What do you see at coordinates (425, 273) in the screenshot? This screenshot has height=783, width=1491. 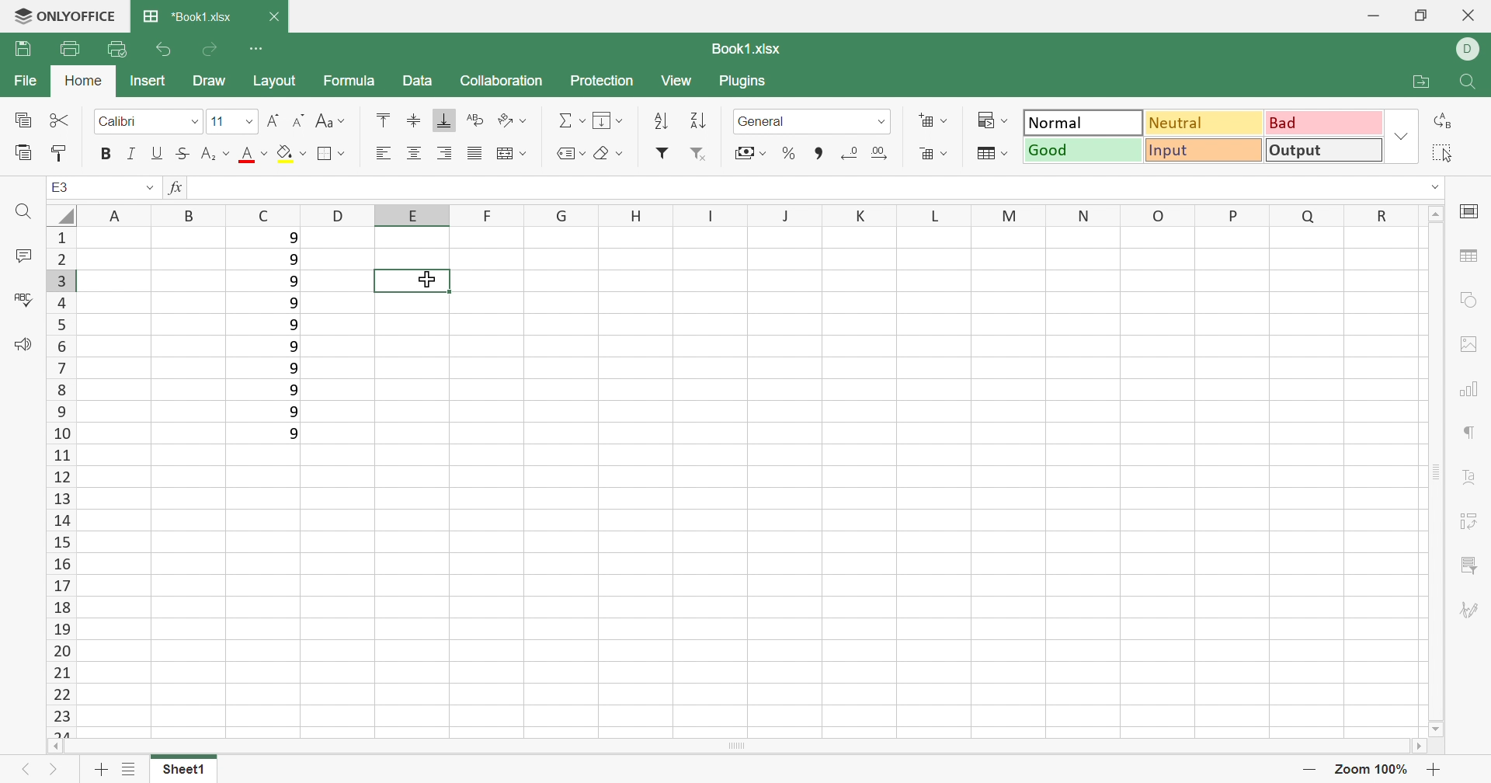 I see `cursor ` at bounding box center [425, 273].